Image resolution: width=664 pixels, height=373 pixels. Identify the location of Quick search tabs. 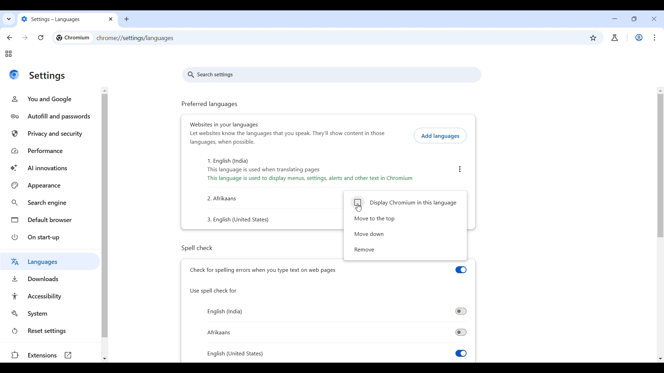
(8, 20).